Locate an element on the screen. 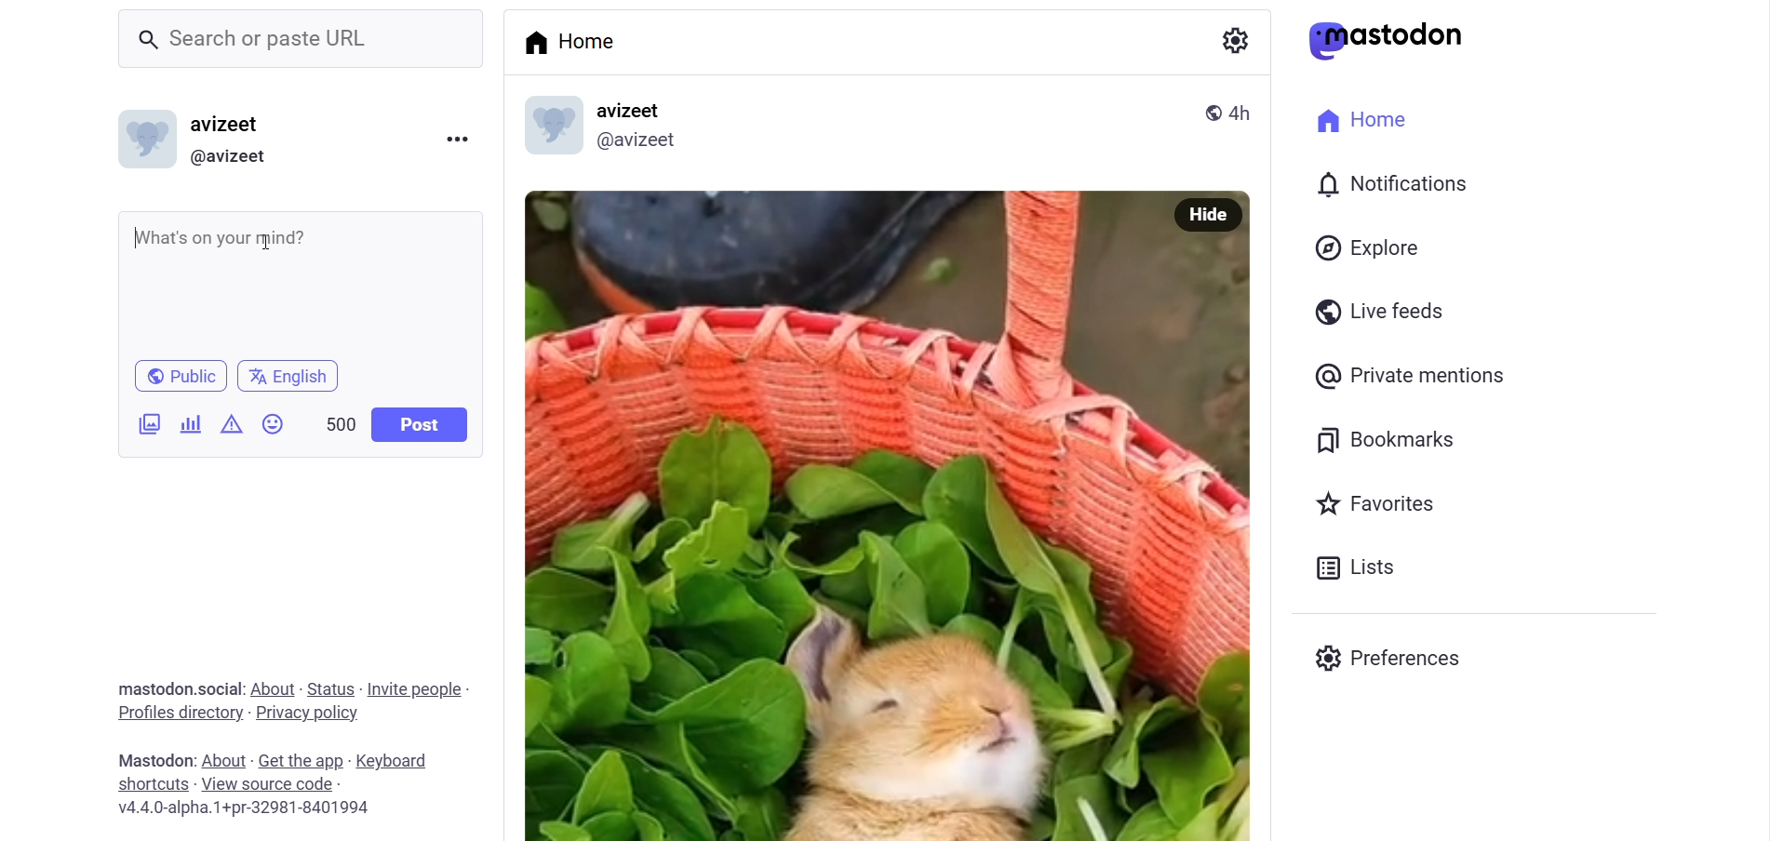 This screenshot has height=841, width=1770. Emojis is located at coordinates (272, 421).